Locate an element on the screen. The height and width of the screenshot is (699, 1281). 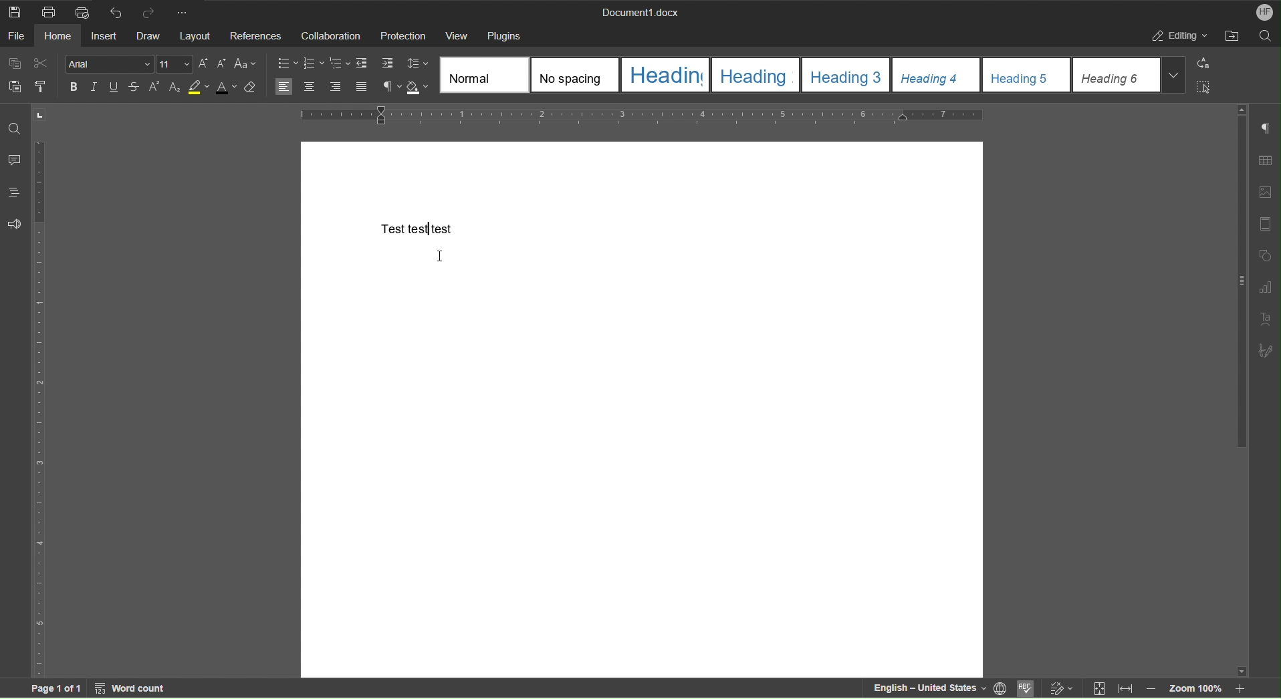
Reference is located at coordinates (254, 35).